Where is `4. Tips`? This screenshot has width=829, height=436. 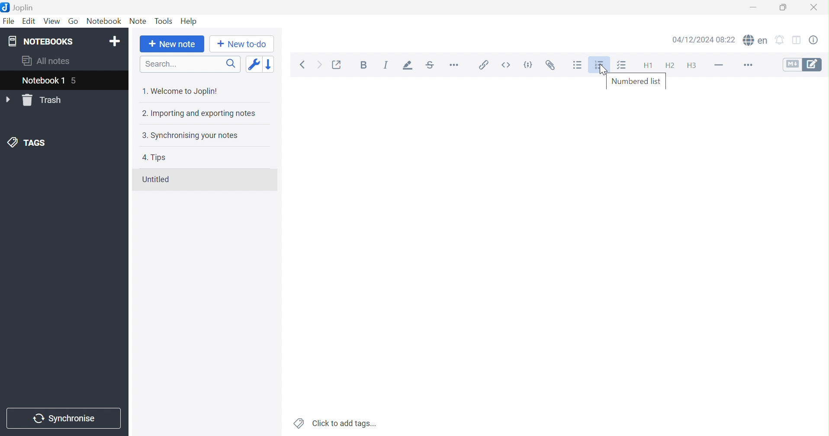
4. Tips is located at coordinates (154, 157).